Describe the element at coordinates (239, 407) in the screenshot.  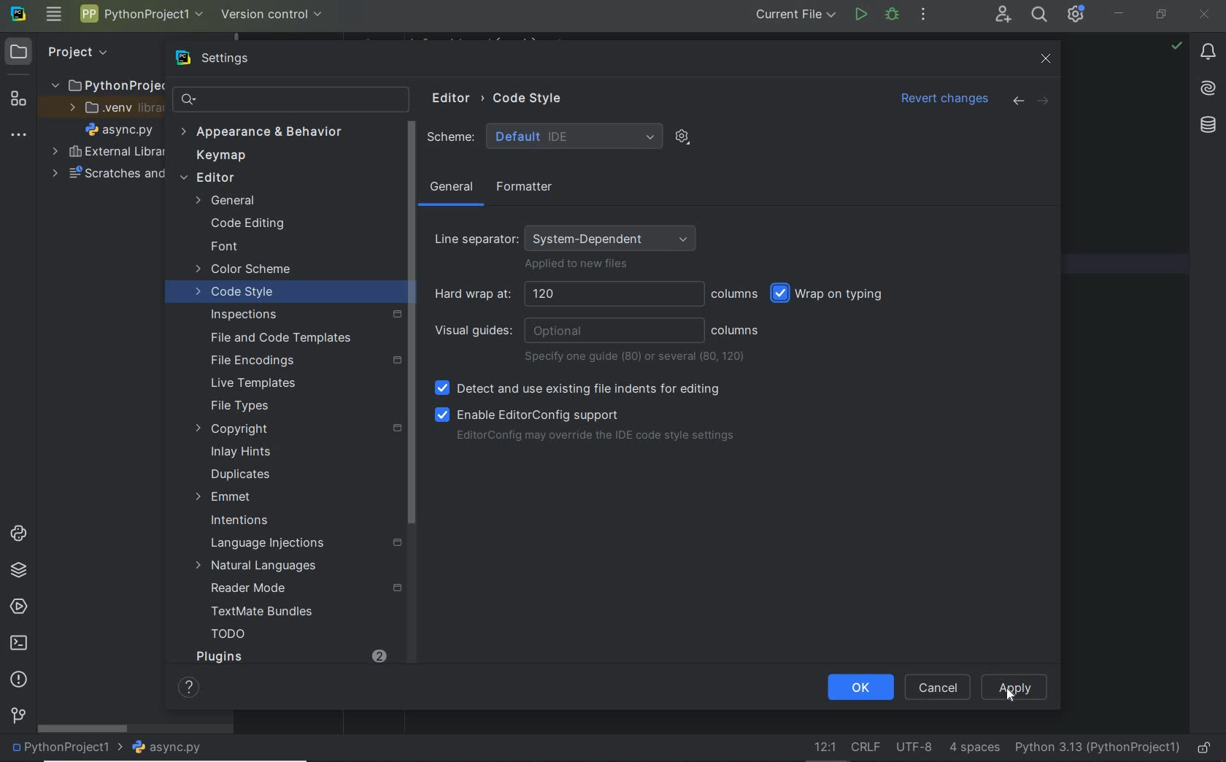
I see `File Types` at that location.